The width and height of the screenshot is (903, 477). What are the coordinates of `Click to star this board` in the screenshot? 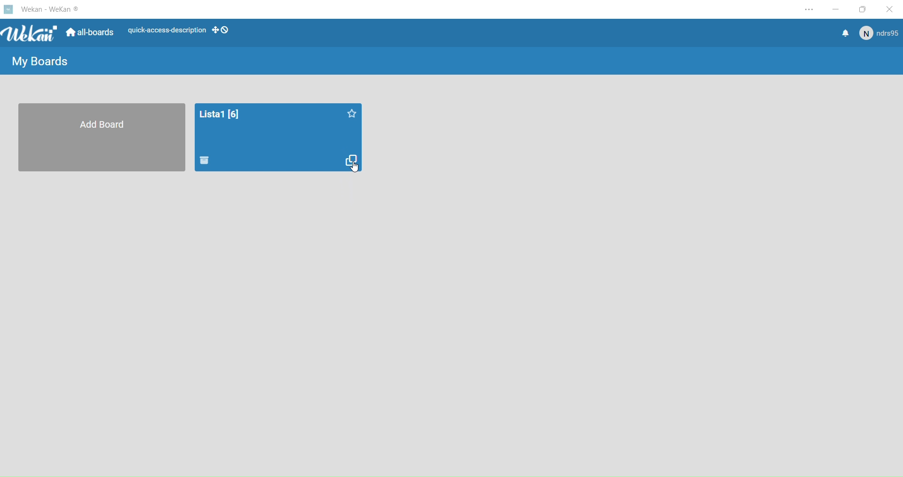 It's located at (350, 113).